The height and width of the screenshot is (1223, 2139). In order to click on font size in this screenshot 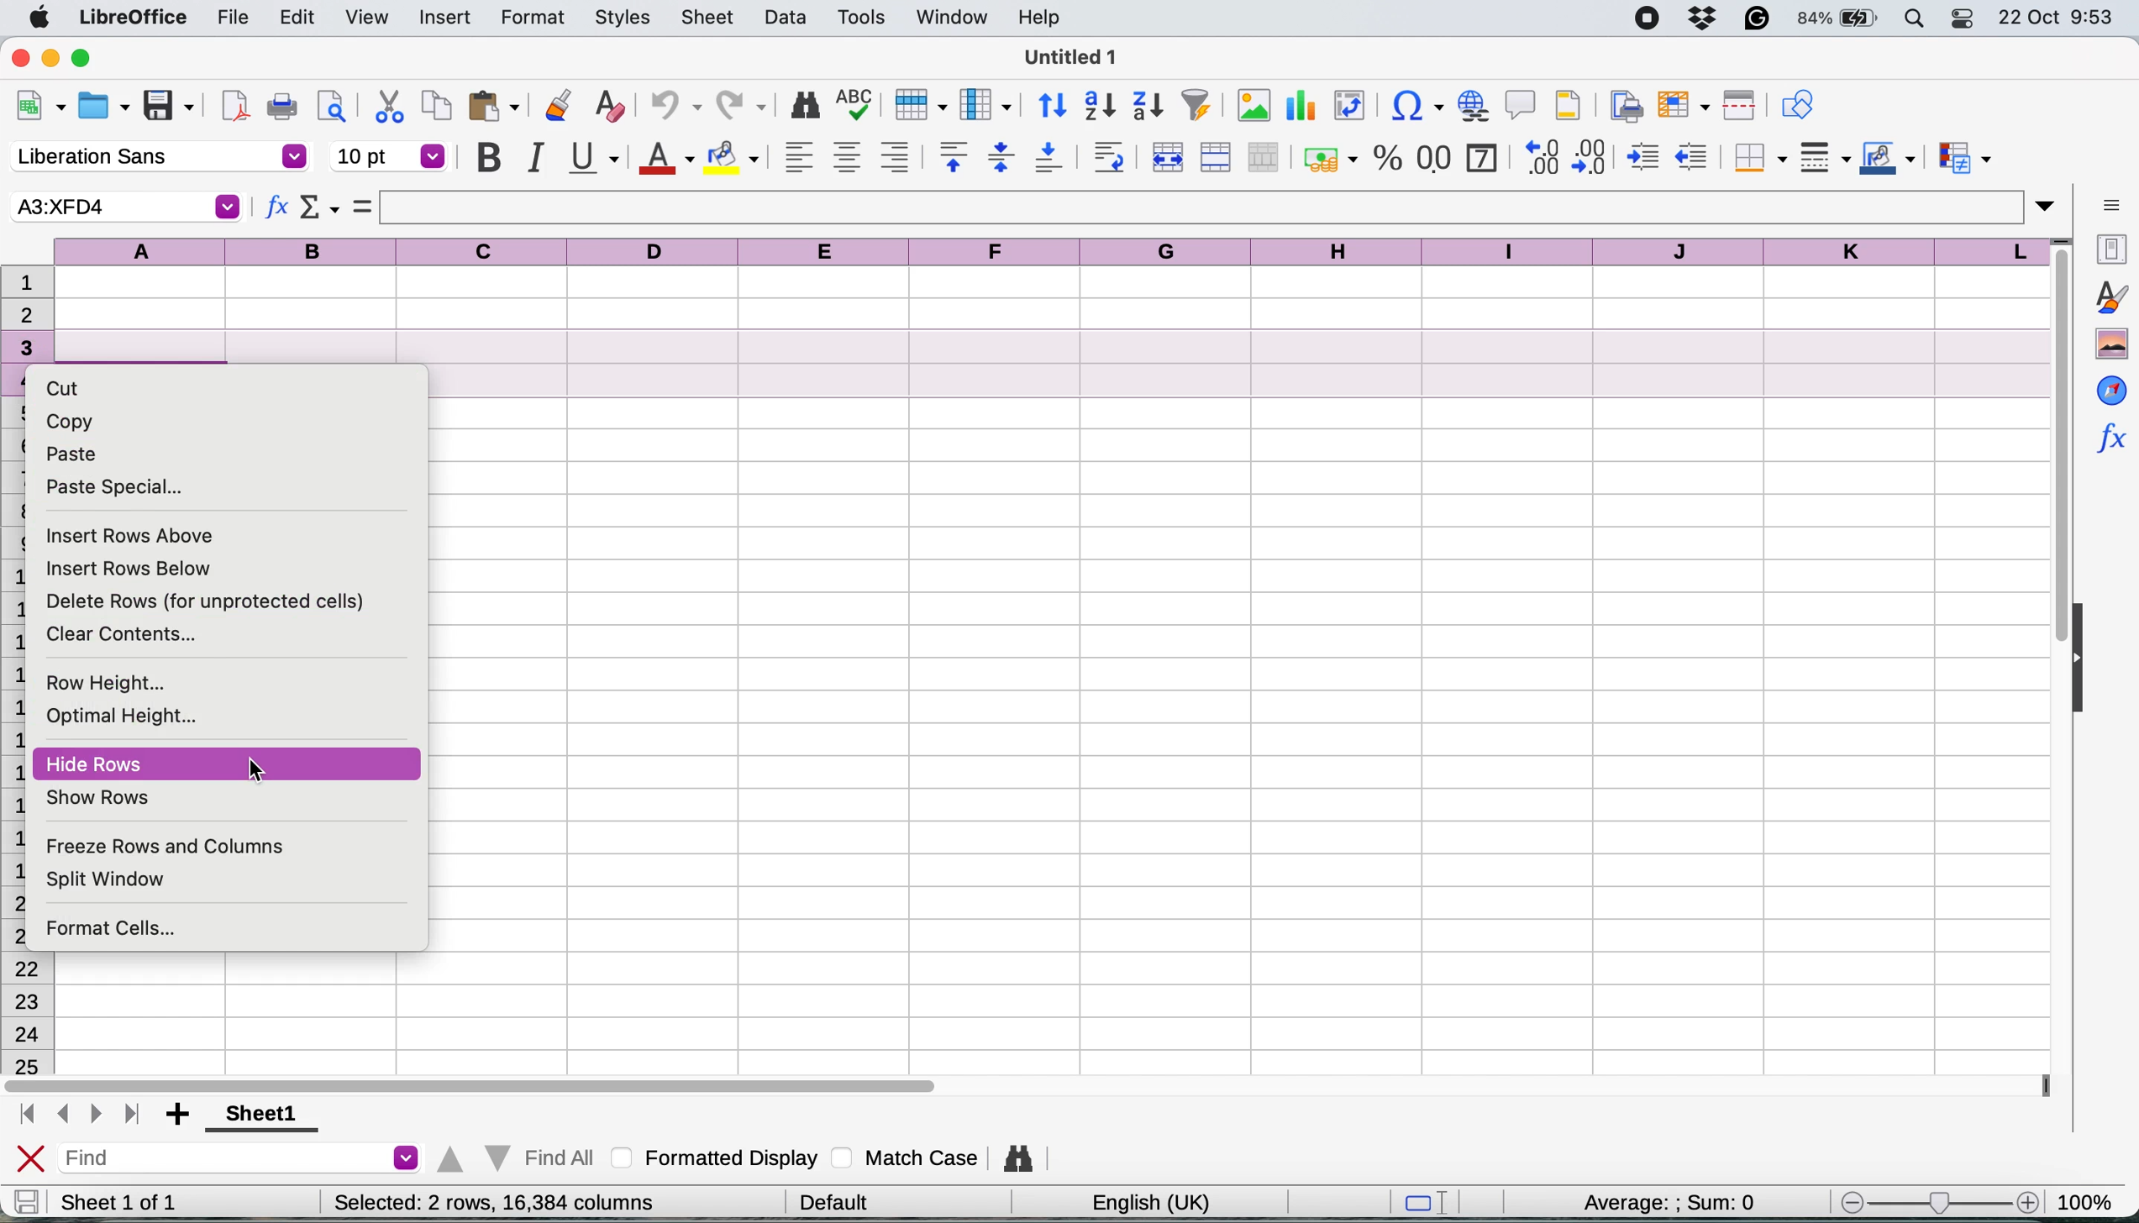, I will do `click(390, 156)`.